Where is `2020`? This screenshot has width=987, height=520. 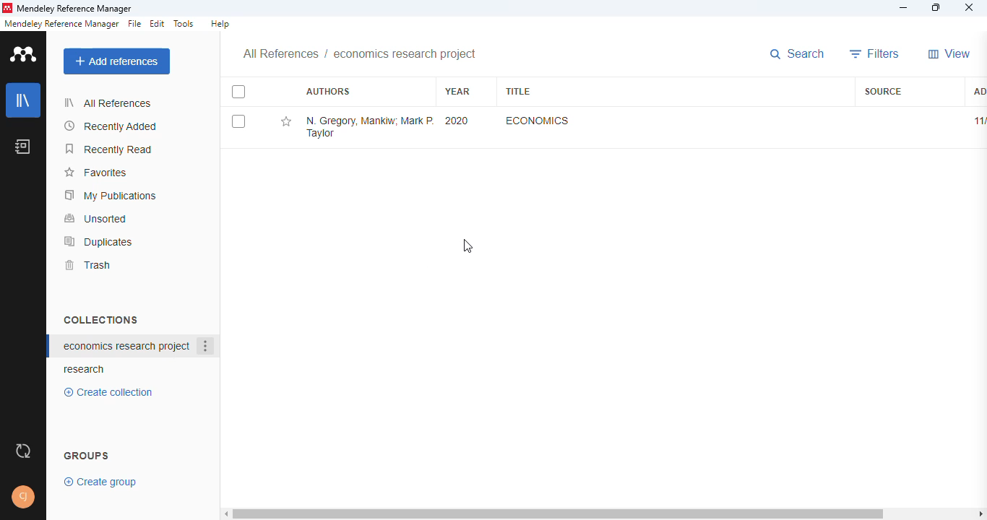
2020 is located at coordinates (457, 121).